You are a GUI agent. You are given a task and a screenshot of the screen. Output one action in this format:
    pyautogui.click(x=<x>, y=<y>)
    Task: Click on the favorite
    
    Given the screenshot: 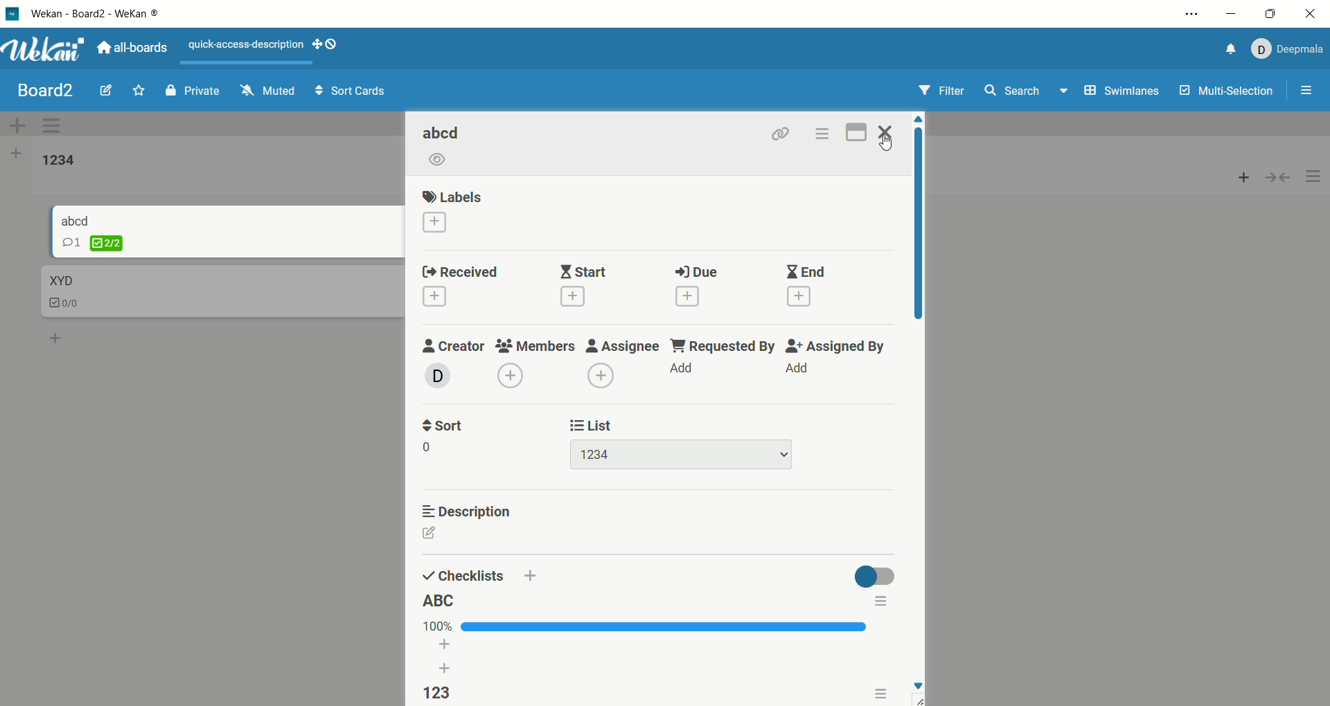 What is the action you would take?
    pyautogui.click(x=138, y=87)
    